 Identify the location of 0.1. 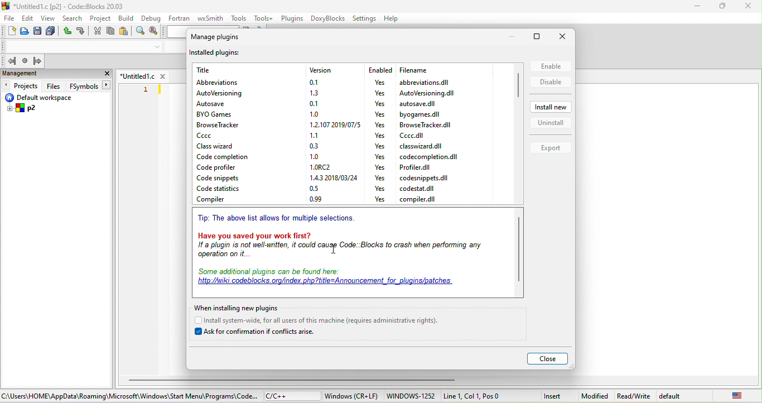
(314, 103).